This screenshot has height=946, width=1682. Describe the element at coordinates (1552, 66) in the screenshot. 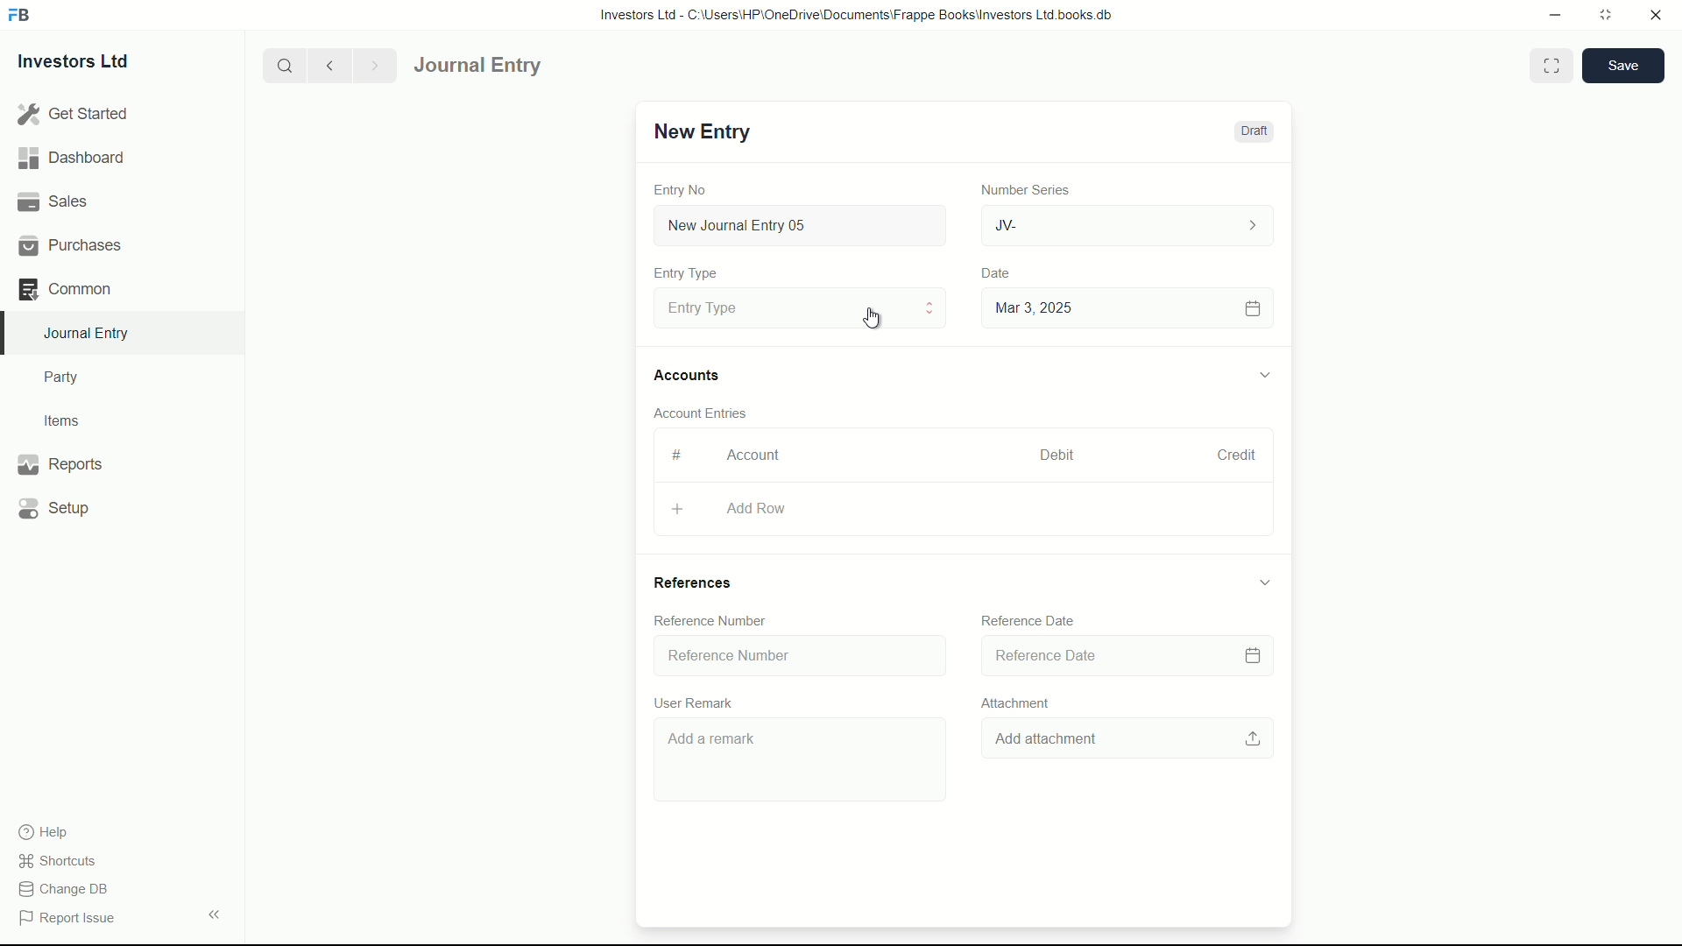

I see `Toggle between form and full width` at that location.